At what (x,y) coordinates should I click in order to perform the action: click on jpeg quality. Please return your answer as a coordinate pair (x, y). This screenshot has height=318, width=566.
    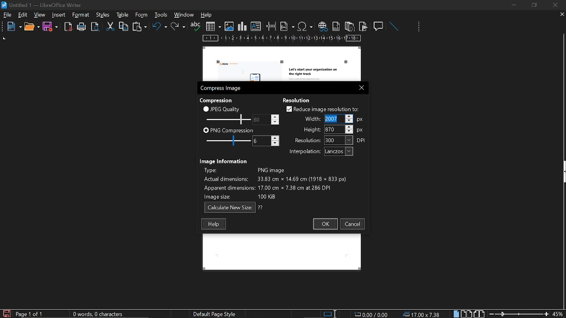
    Looking at the image, I should click on (222, 109).